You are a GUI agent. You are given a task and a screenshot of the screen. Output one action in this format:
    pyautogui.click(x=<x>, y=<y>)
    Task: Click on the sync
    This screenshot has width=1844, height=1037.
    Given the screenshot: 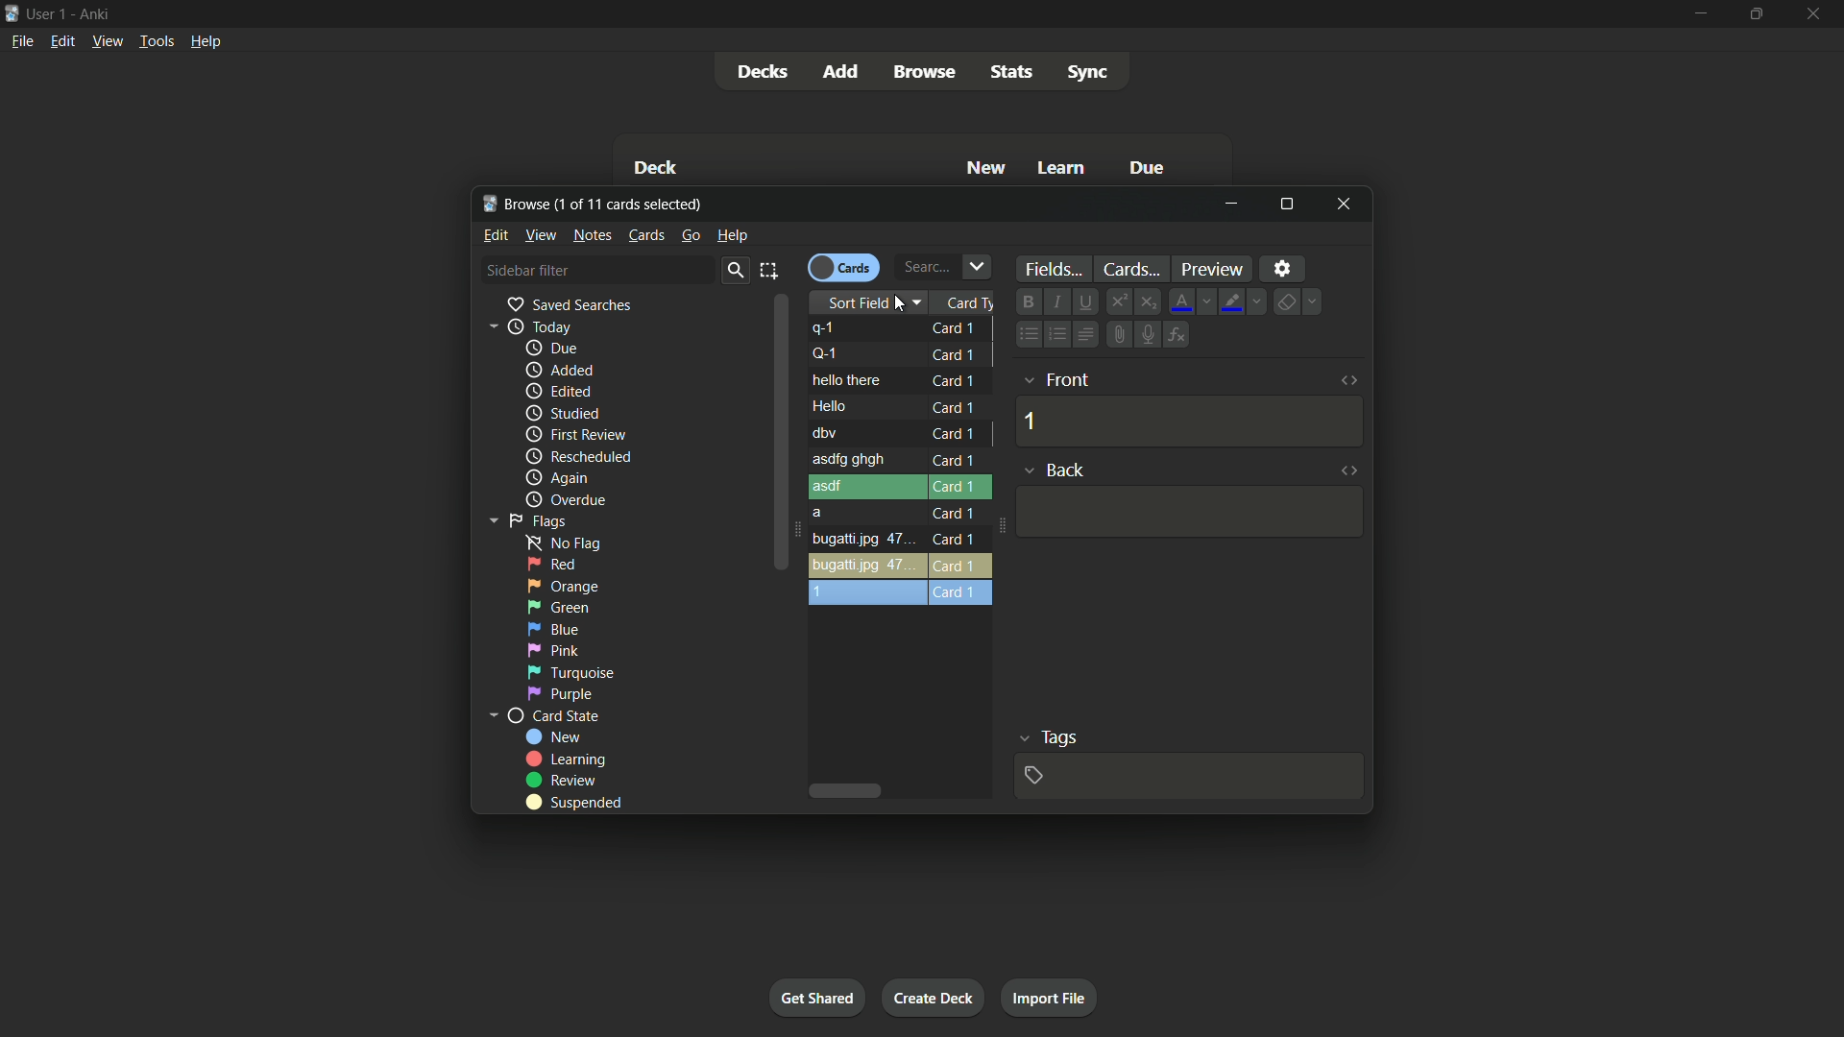 What is the action you would take?
    pyautogui.click(x=1090, y=72)
    